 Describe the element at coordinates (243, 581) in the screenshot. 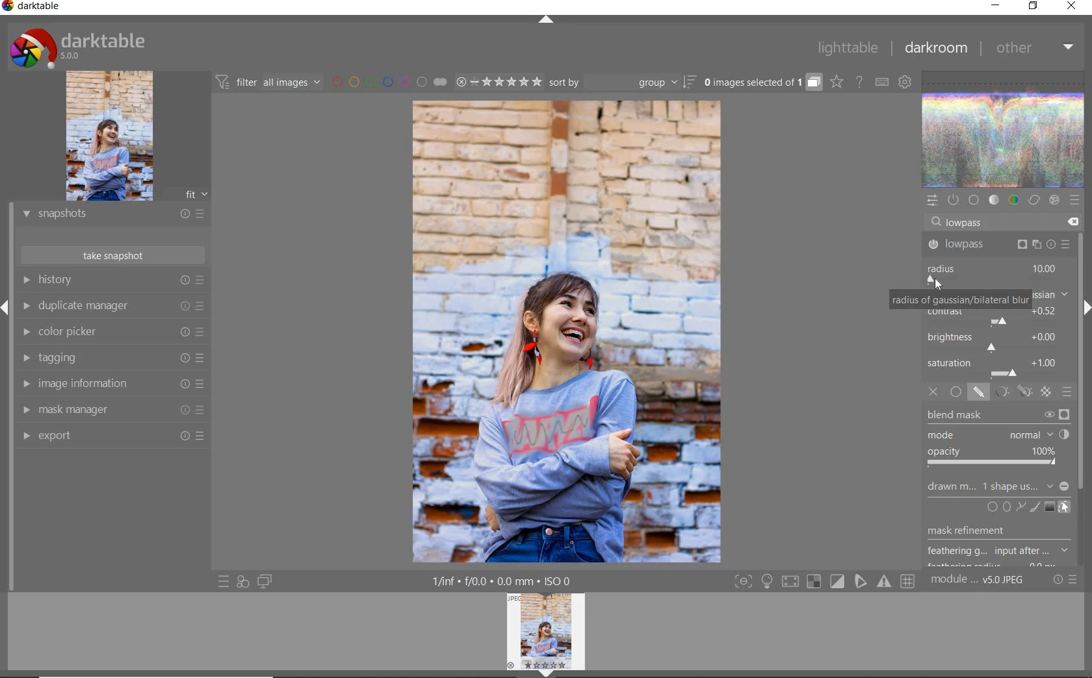

I see `quick access for applying any of your styles` at that location.